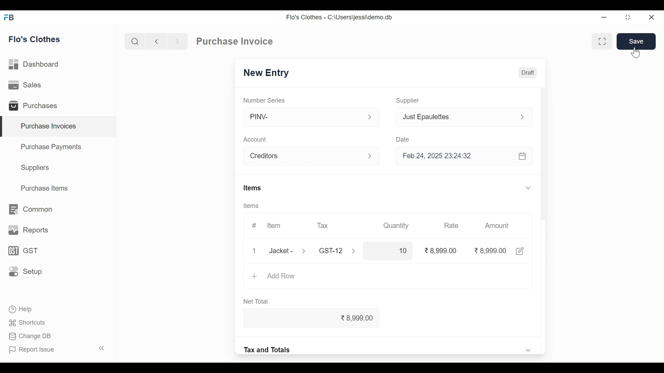  Describe the element at coordinates (268, 350) in the screenshot. I see `Tax and Totals` at that location.